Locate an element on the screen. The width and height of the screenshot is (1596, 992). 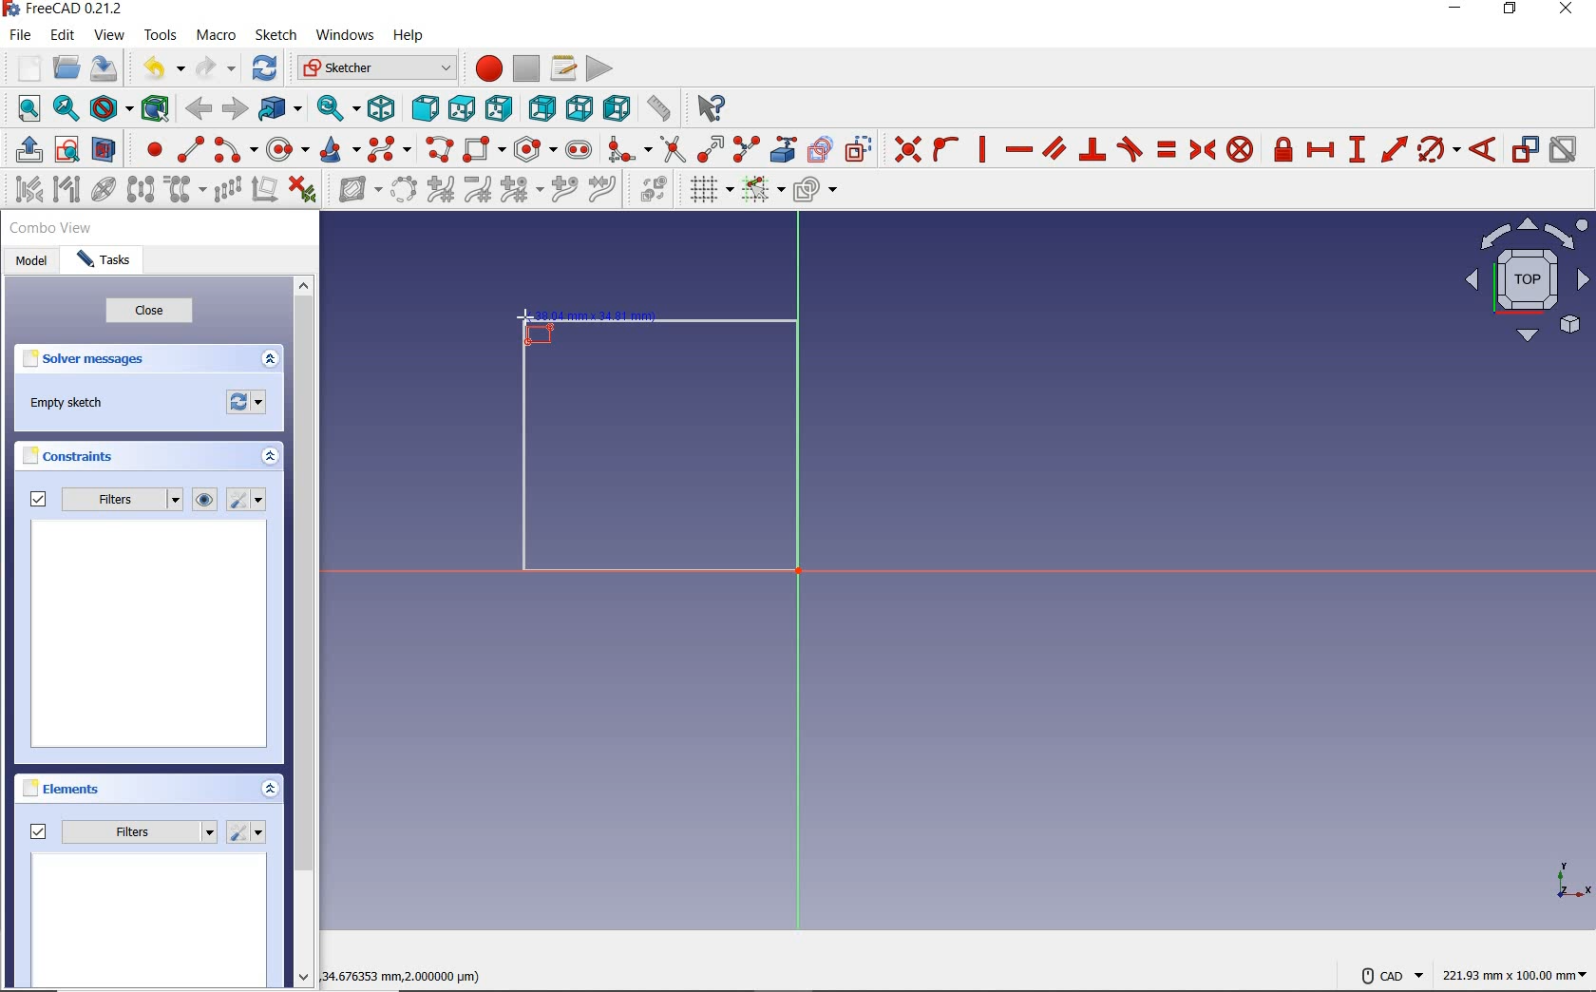
preview is located at coordinates (150, 922).